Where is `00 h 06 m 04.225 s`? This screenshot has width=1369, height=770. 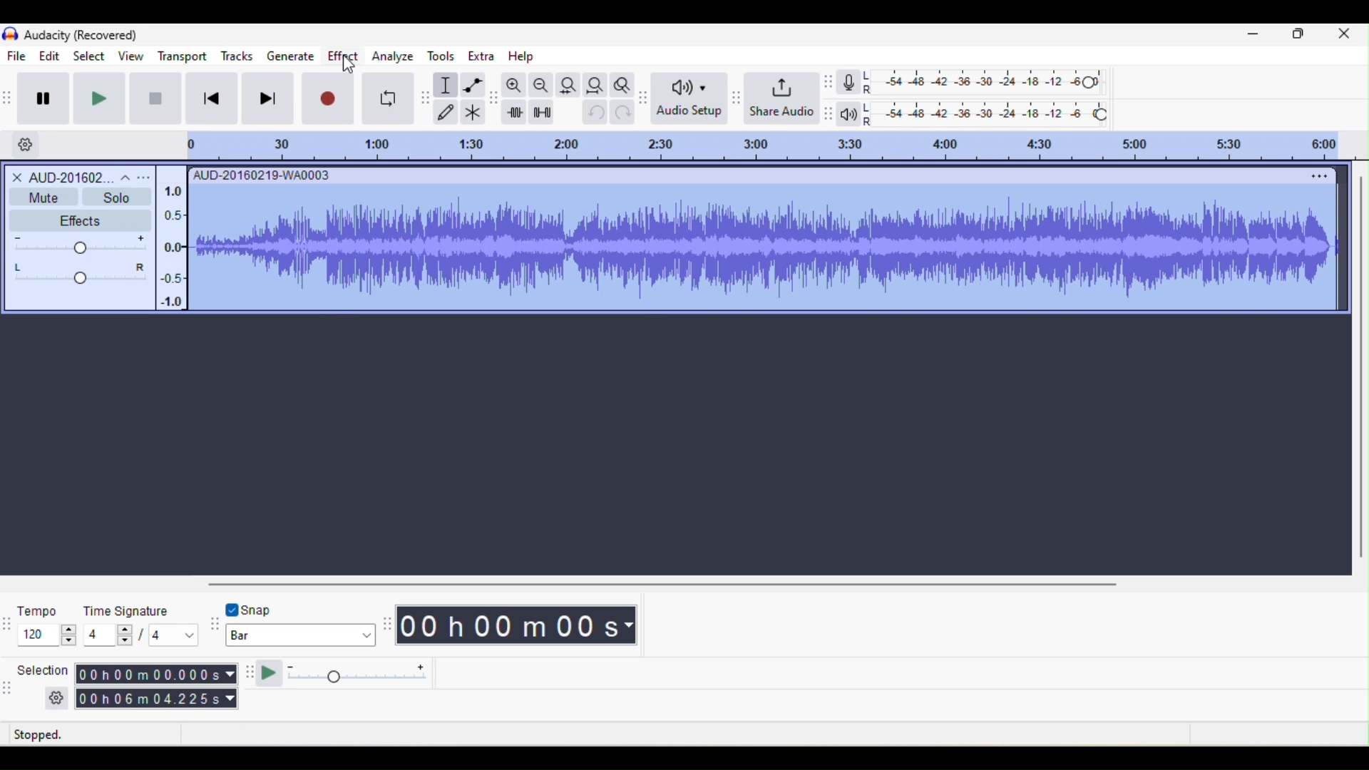
00 h 06 m 04.225 s is located at coordinates (156, 701).